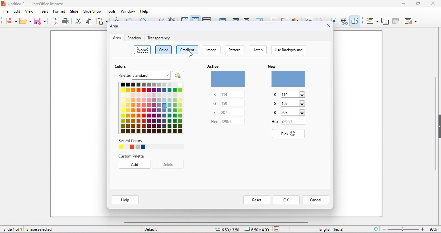 The image size is (441, 233). Describe the element at coordinates (293, 121) in the screenshot. I see `729cf` at that location.